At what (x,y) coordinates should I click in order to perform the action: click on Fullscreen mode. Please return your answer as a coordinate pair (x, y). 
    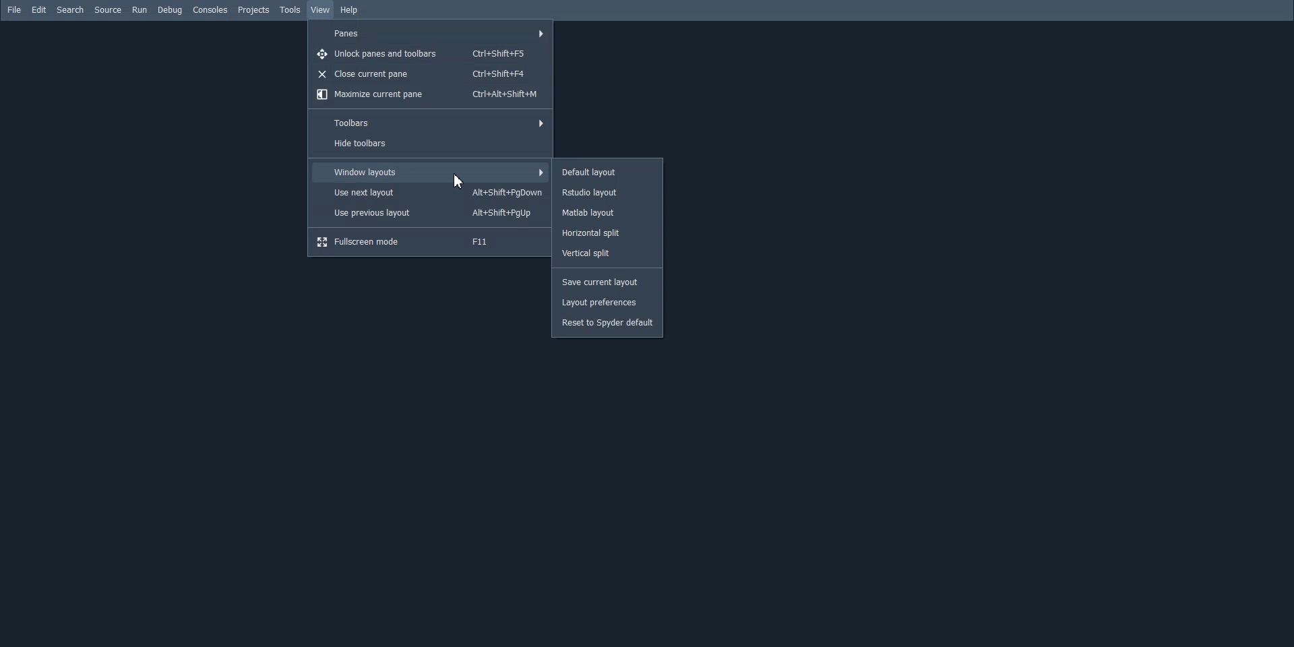
    Looking at the image, I should click on (429, 241).